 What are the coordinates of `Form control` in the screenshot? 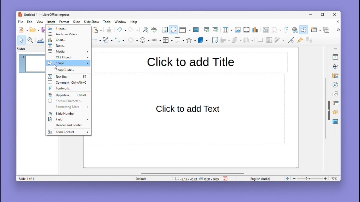 It's located at (68, 132).